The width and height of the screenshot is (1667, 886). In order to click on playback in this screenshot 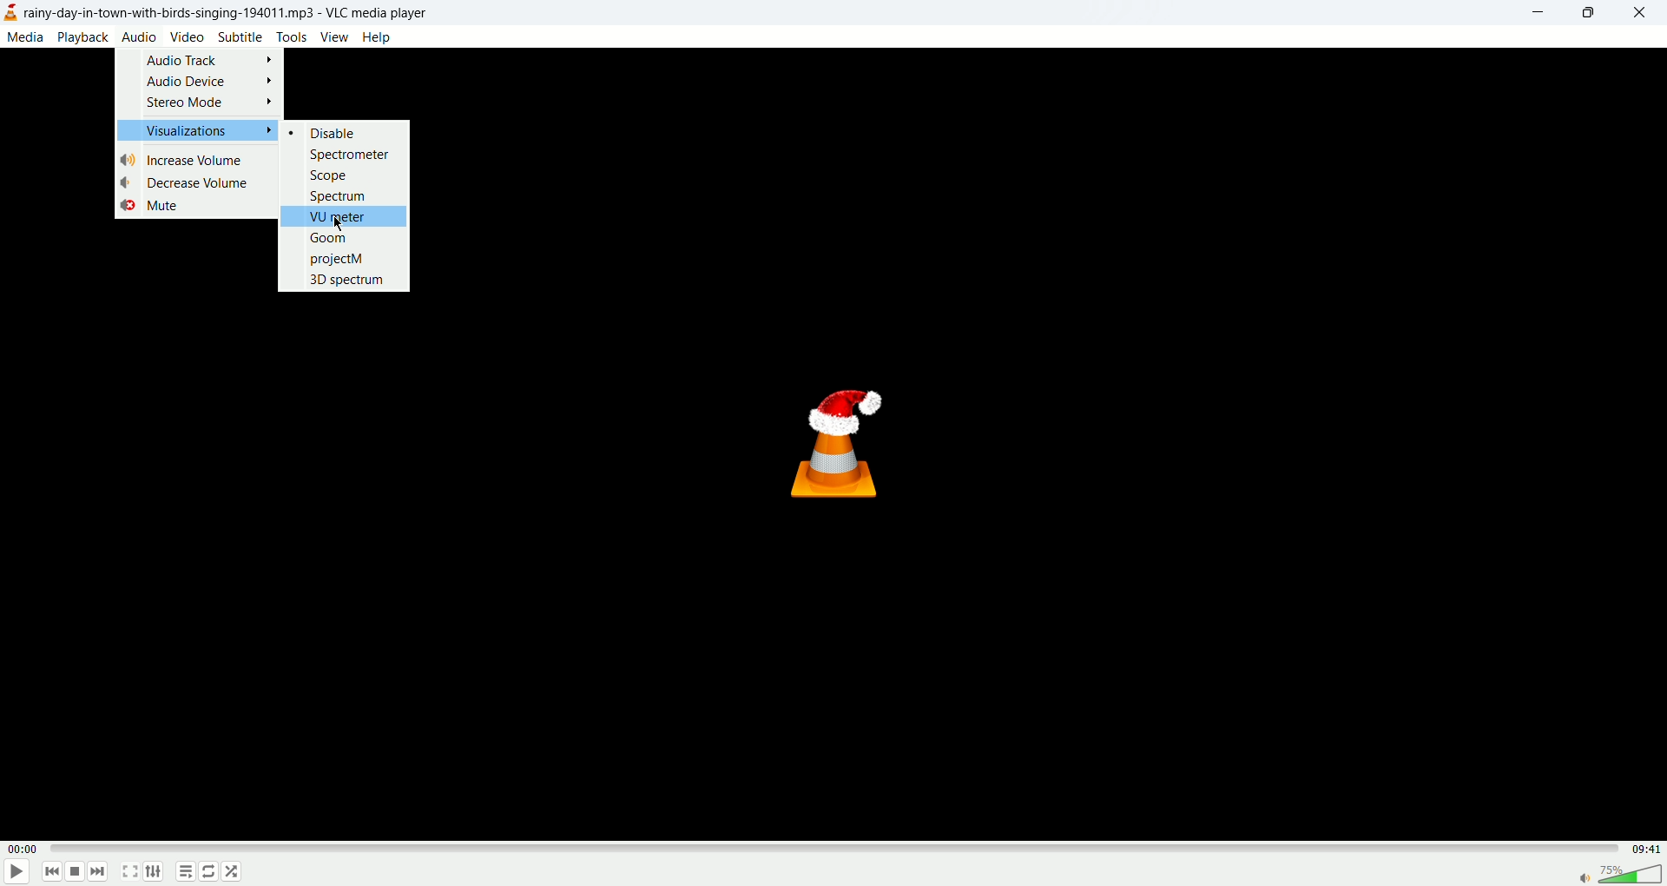, I will do `click(84, 37)`.